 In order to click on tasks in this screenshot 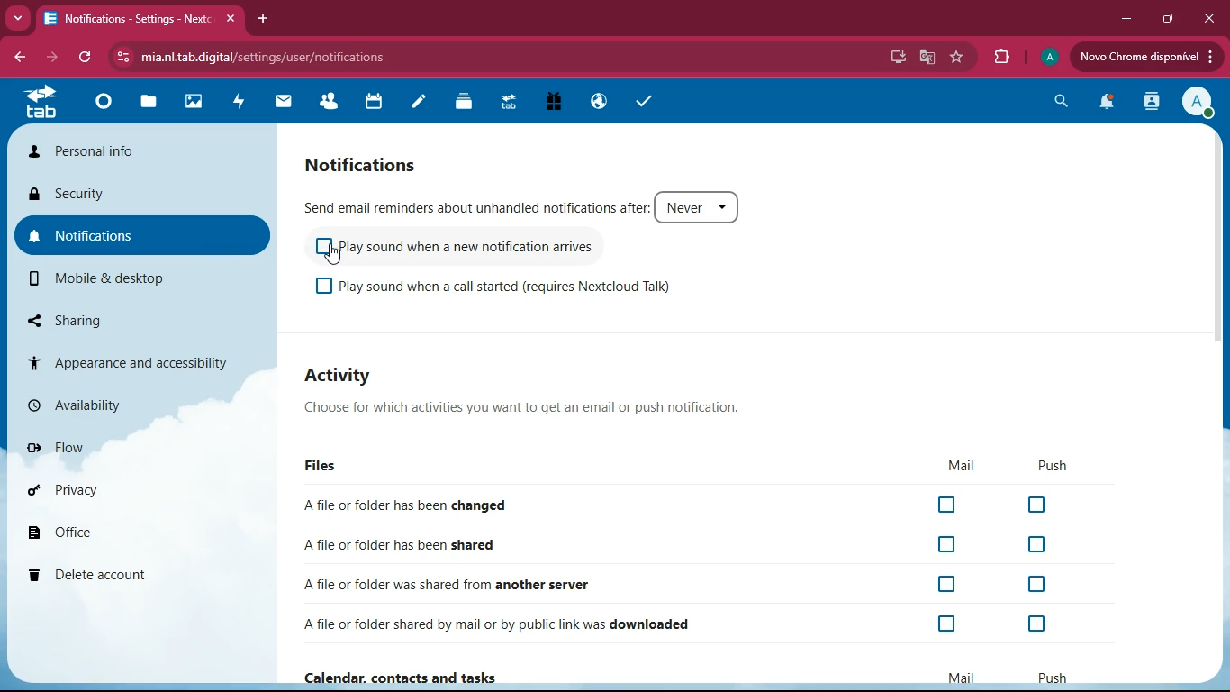, I will do `click(637, 101)`.